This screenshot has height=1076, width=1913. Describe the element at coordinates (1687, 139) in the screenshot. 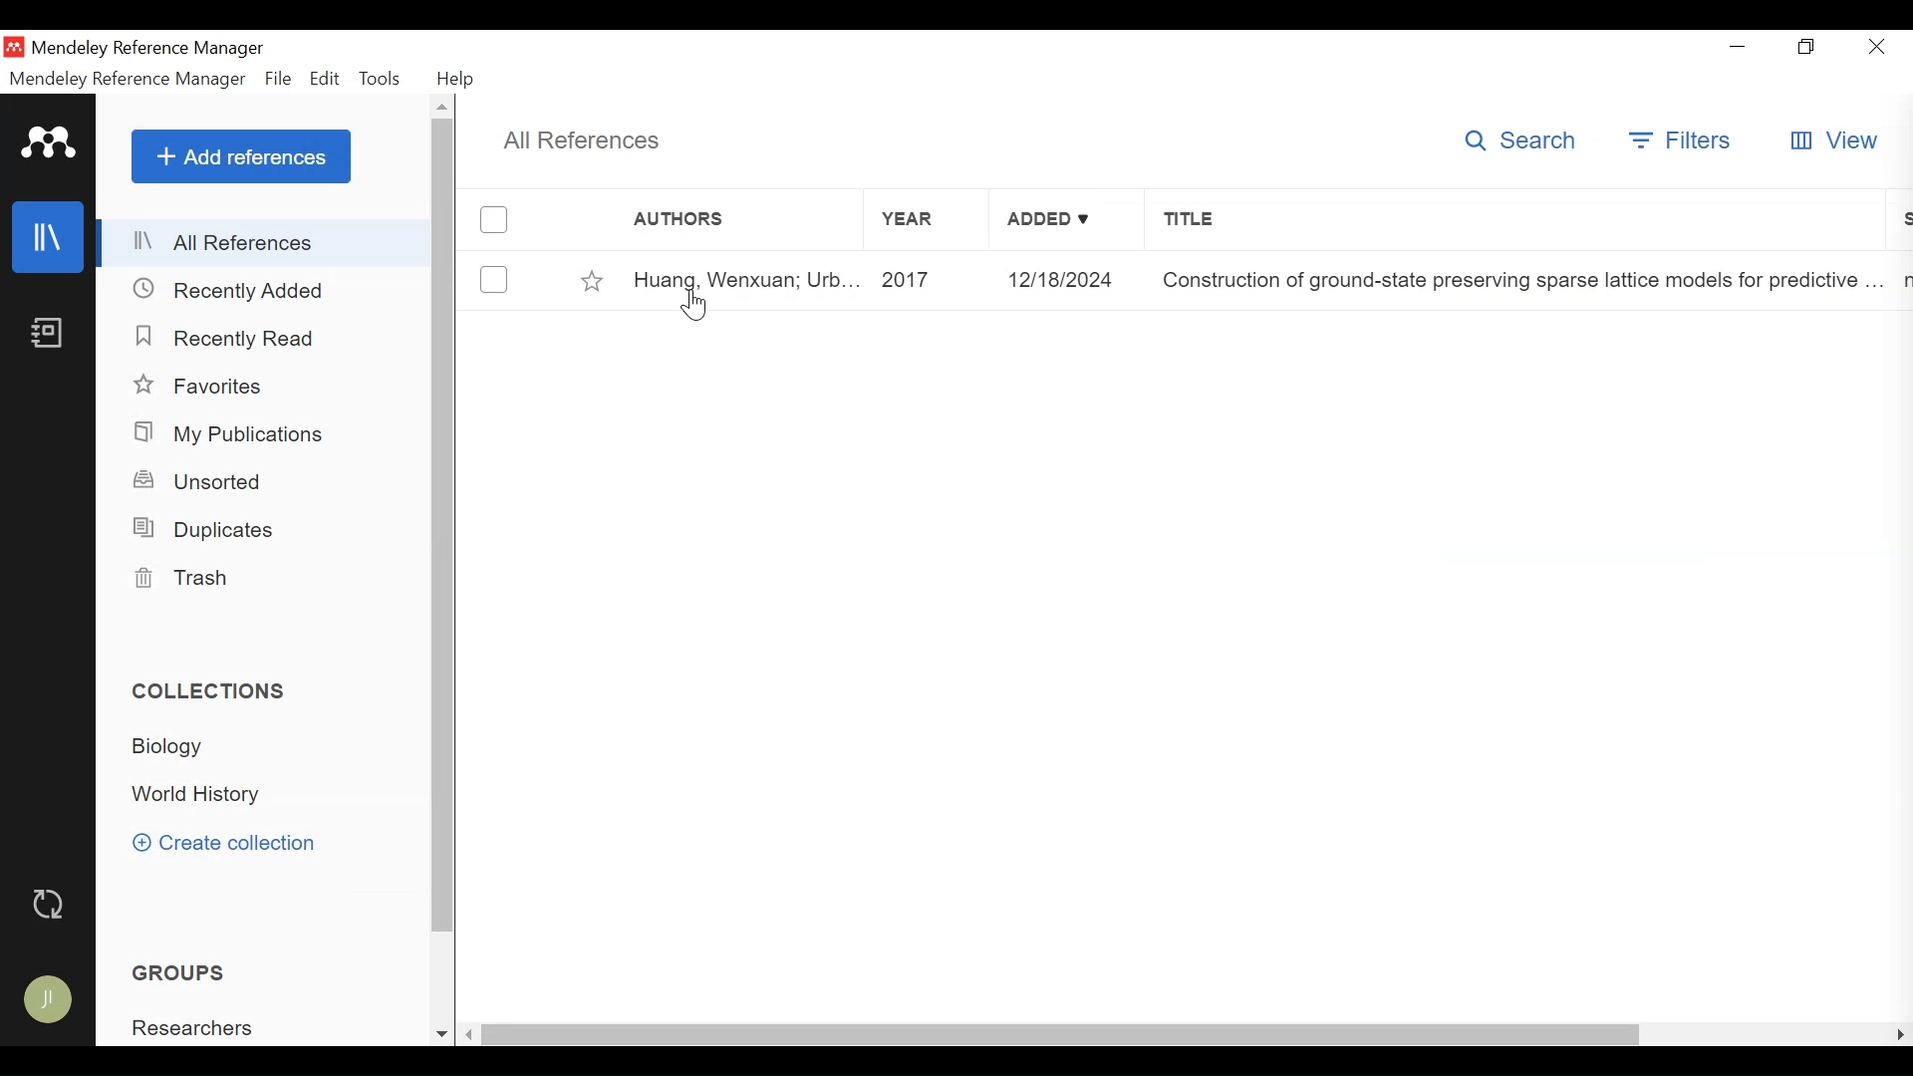

I see `Filters` at that location.